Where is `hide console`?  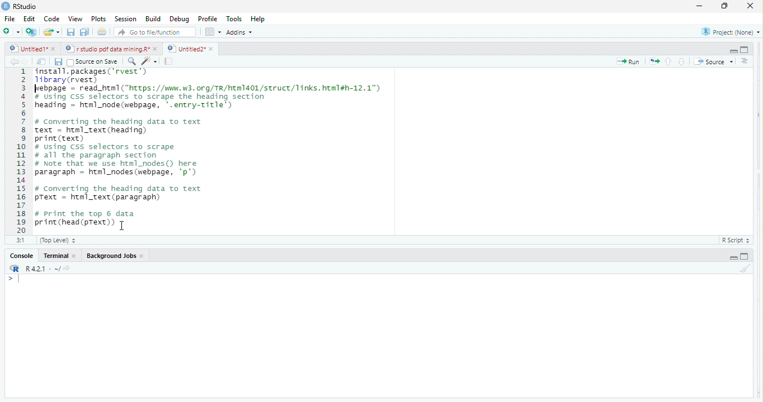 hide console is located at coordinates (745, 49).